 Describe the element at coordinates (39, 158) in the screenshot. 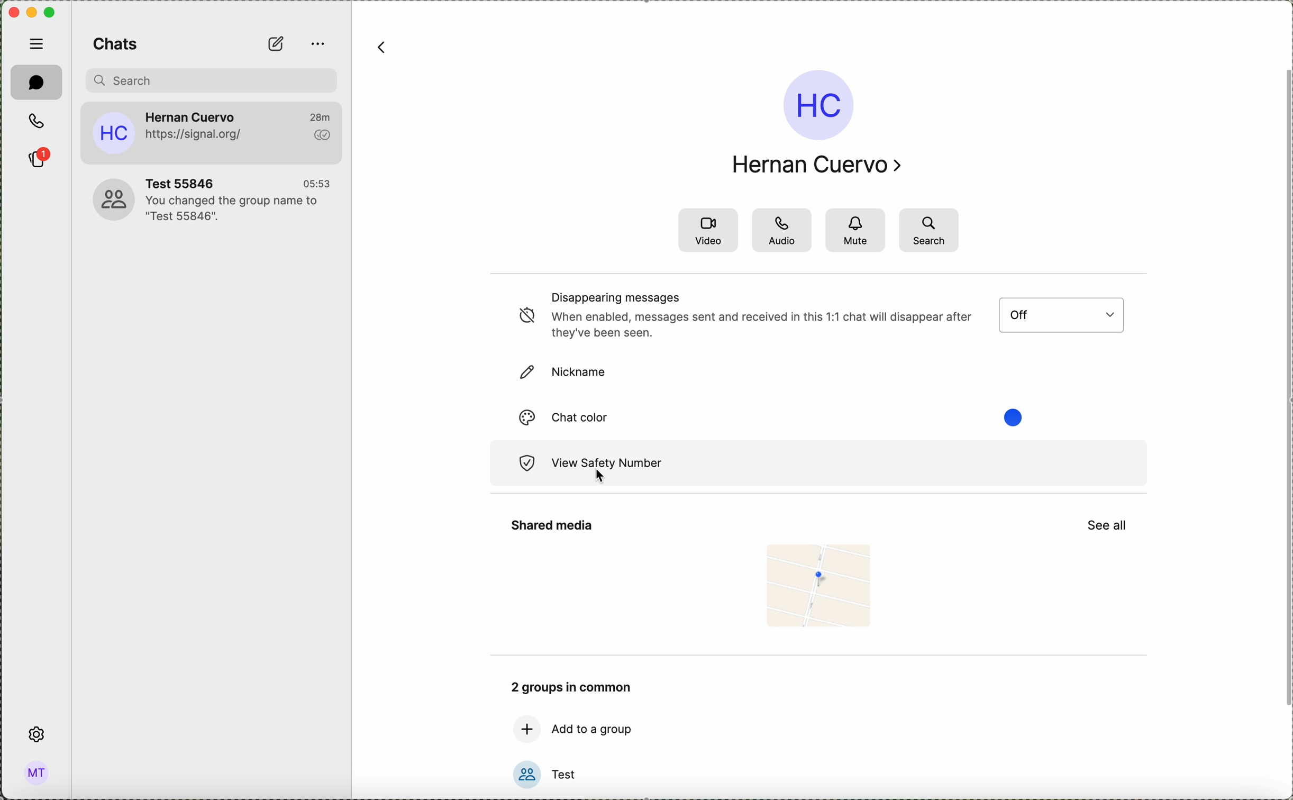

I see `stories` at that location.